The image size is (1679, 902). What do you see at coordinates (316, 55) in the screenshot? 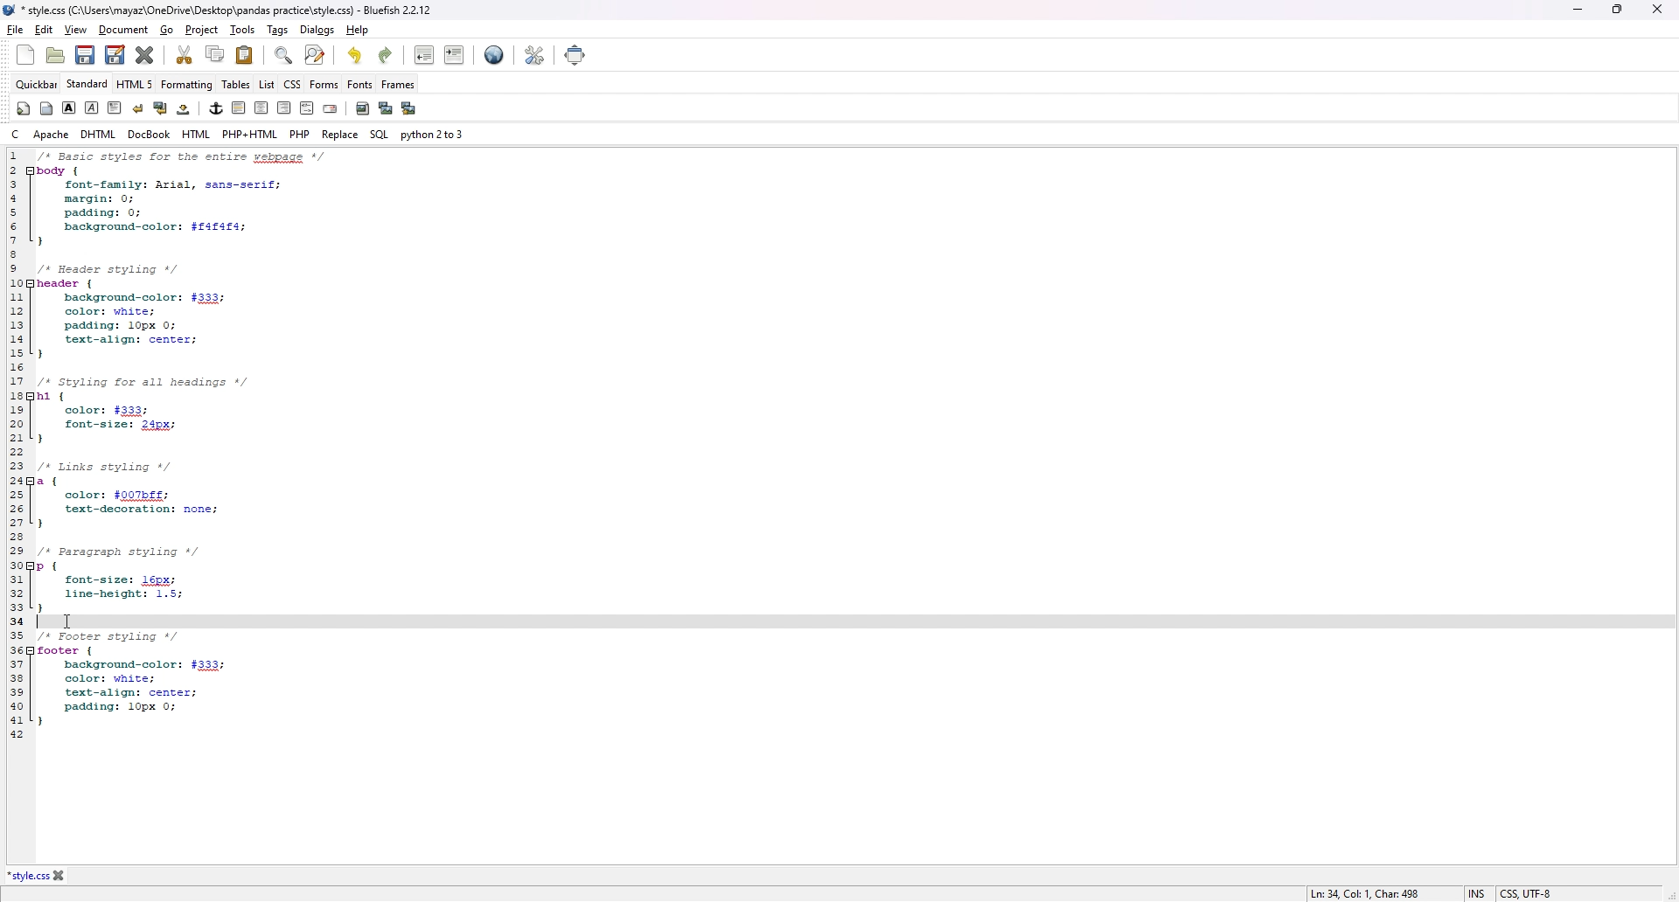
I see `advanced find and replace` at bounding box center [316, 55].